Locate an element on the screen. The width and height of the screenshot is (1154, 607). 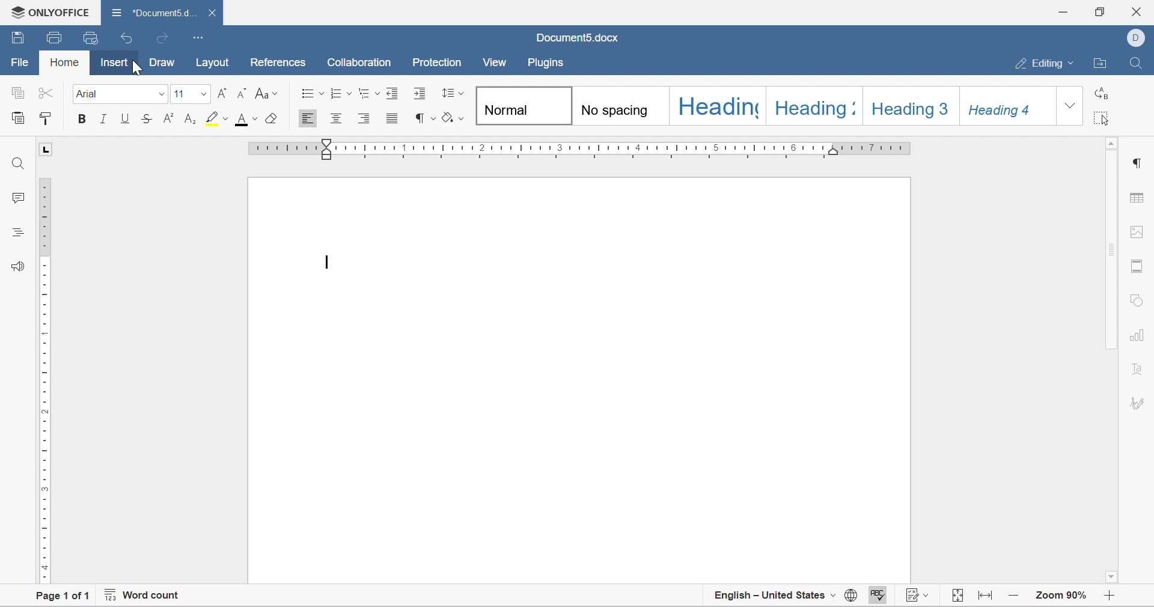
ruler is located at coordinates (576, 148).